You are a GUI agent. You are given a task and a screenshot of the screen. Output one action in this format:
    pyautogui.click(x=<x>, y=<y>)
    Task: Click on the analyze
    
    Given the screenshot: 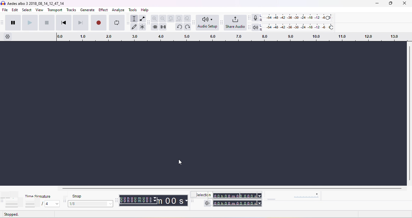 What is the action you would take?
    pyautogui.click(x=118, y=10)
    